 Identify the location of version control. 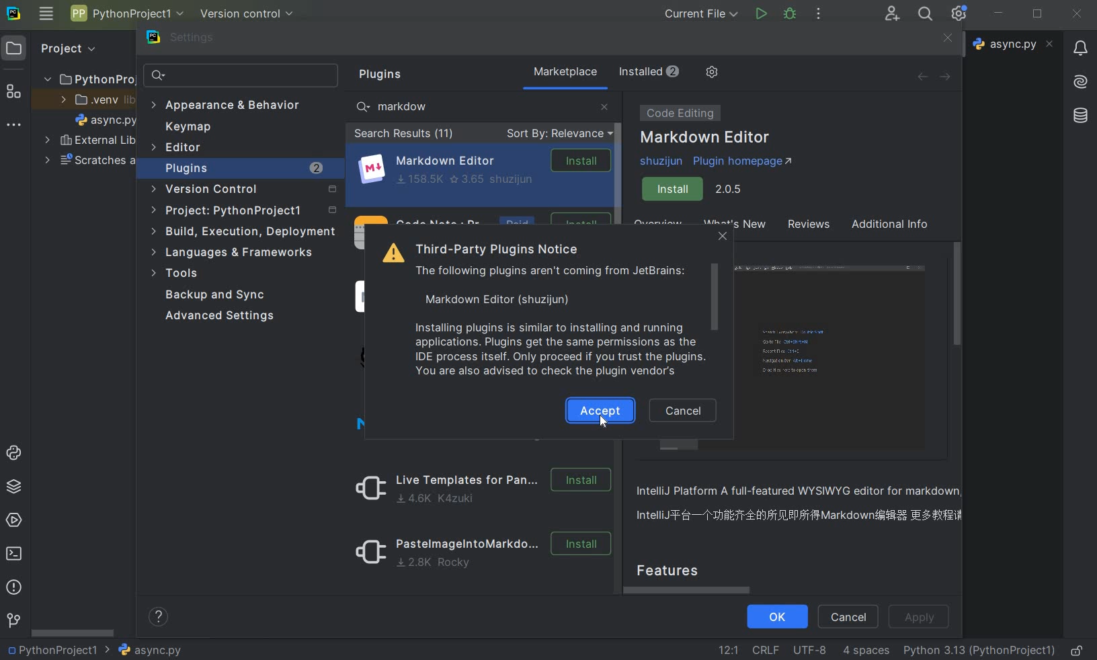
(244, 192).